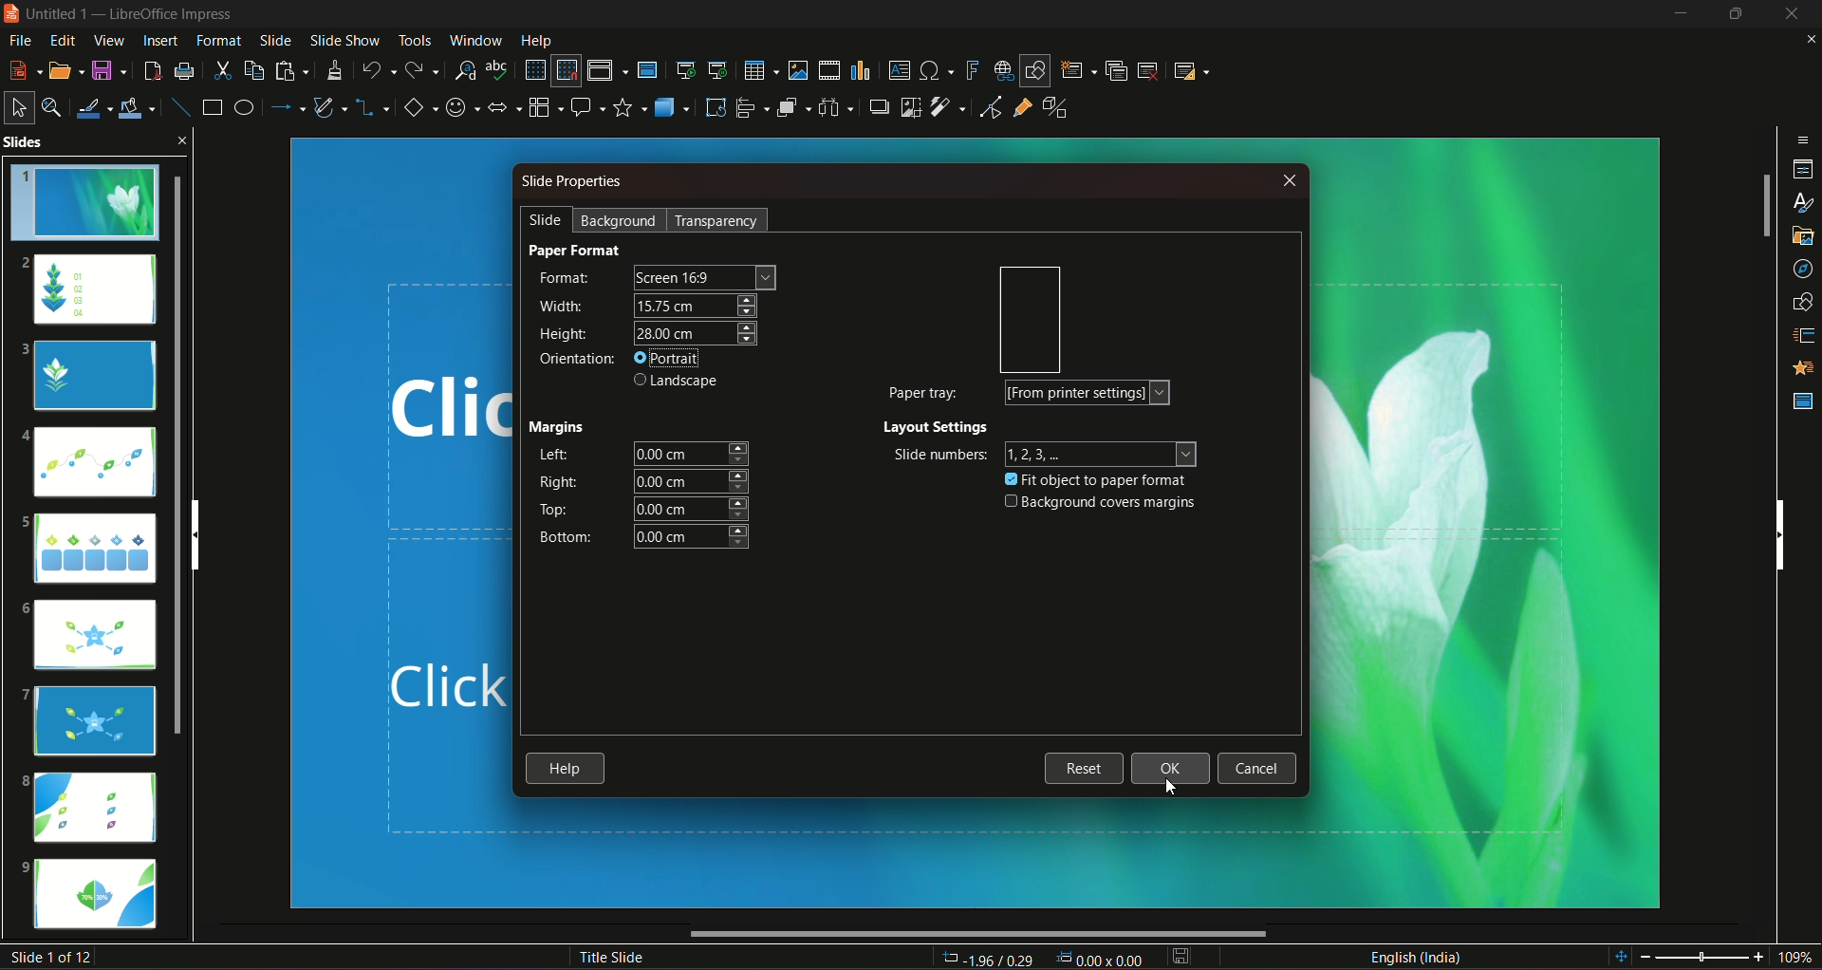 This screenshot has width=1822, height=970. What do you see at coordinates (110, 69) in the screenshot?
I see `save` at bounding box center [110, 69].